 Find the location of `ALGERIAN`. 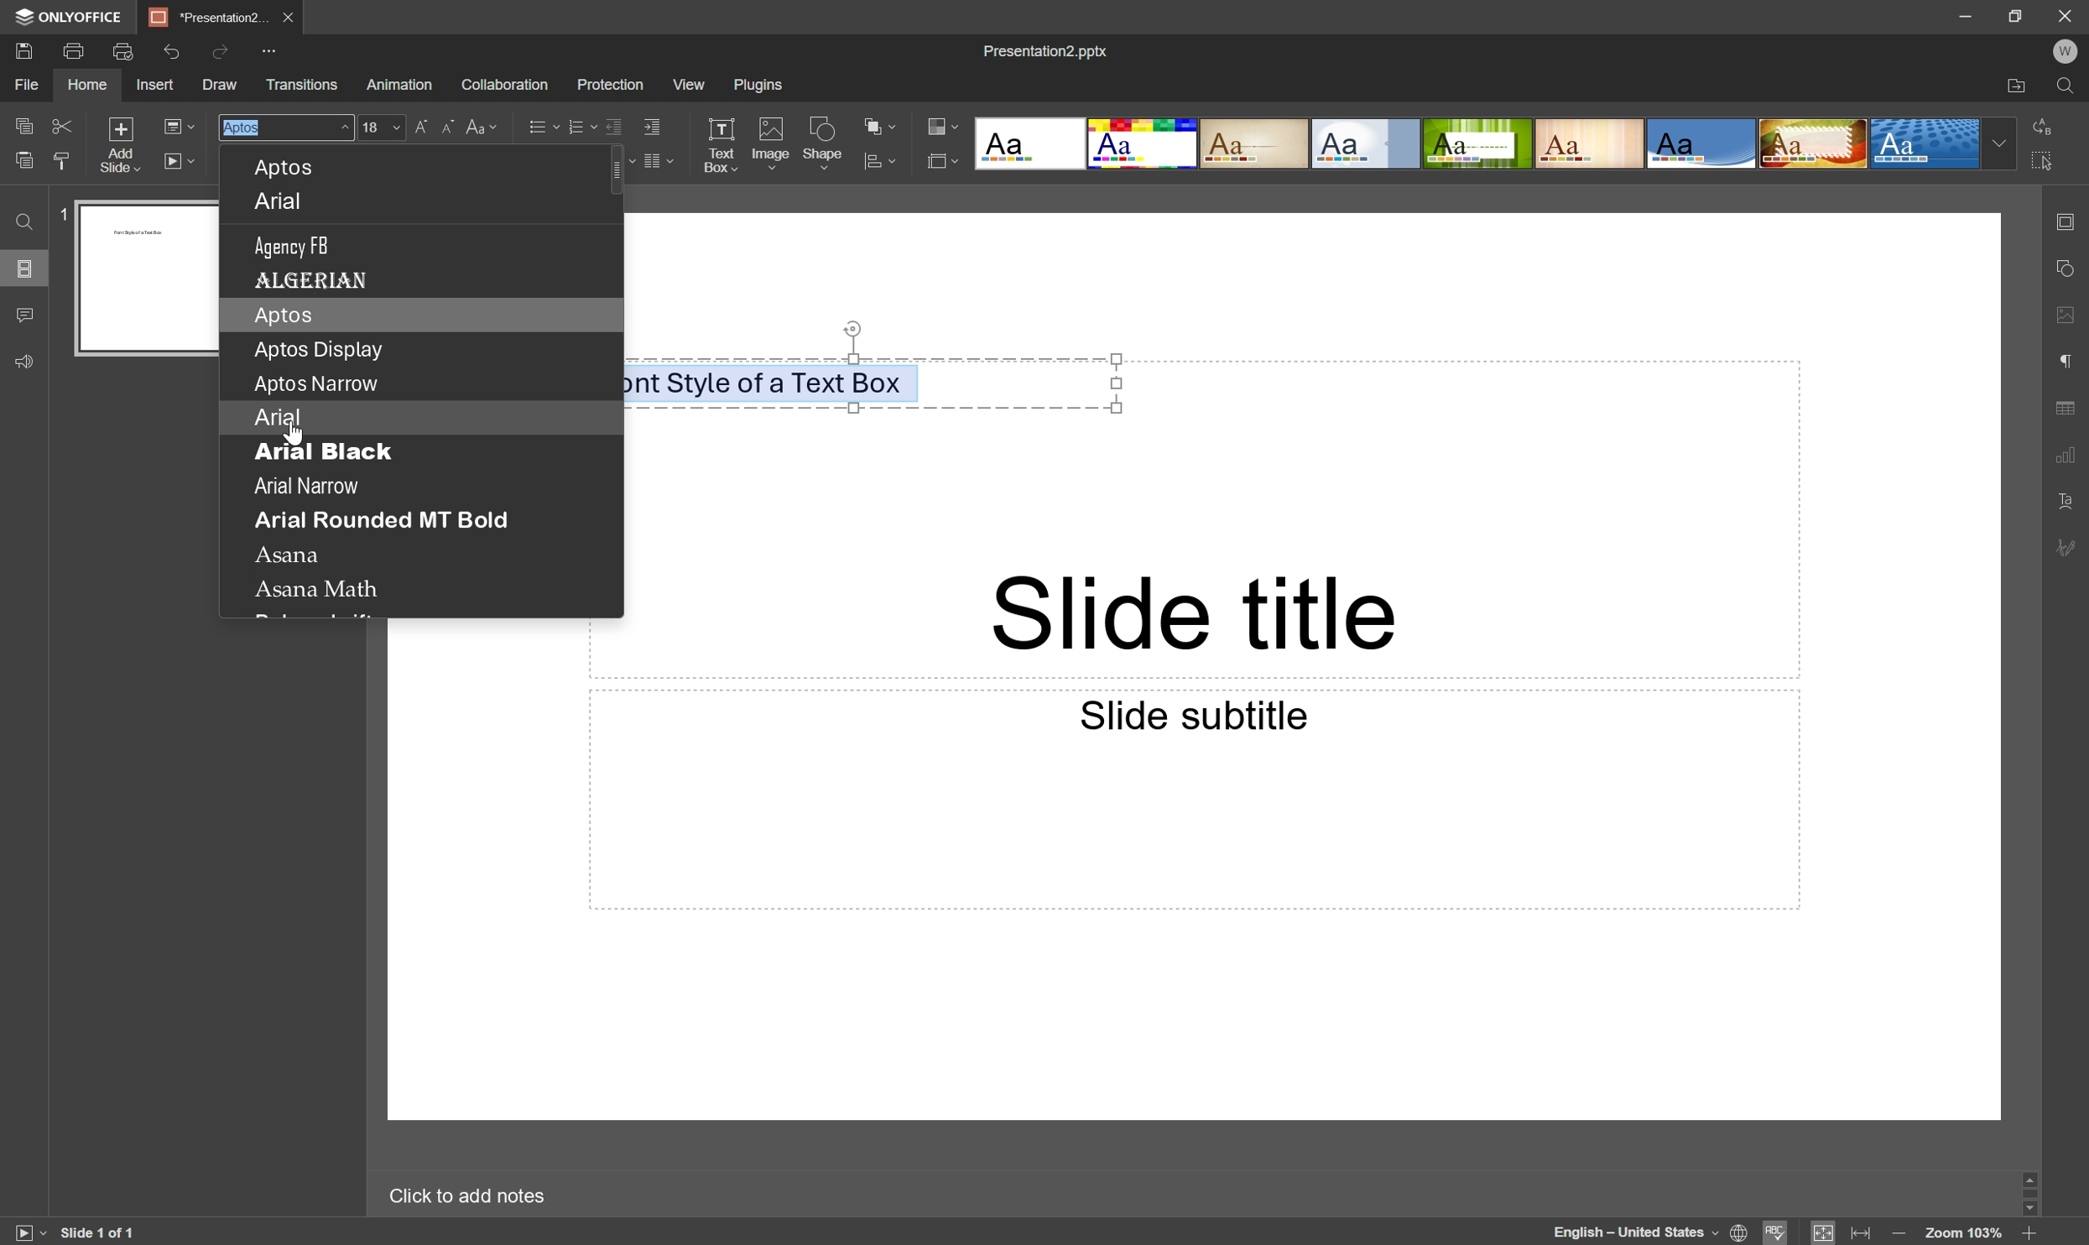

ALGERIAN is located at coordinates (314, 279).